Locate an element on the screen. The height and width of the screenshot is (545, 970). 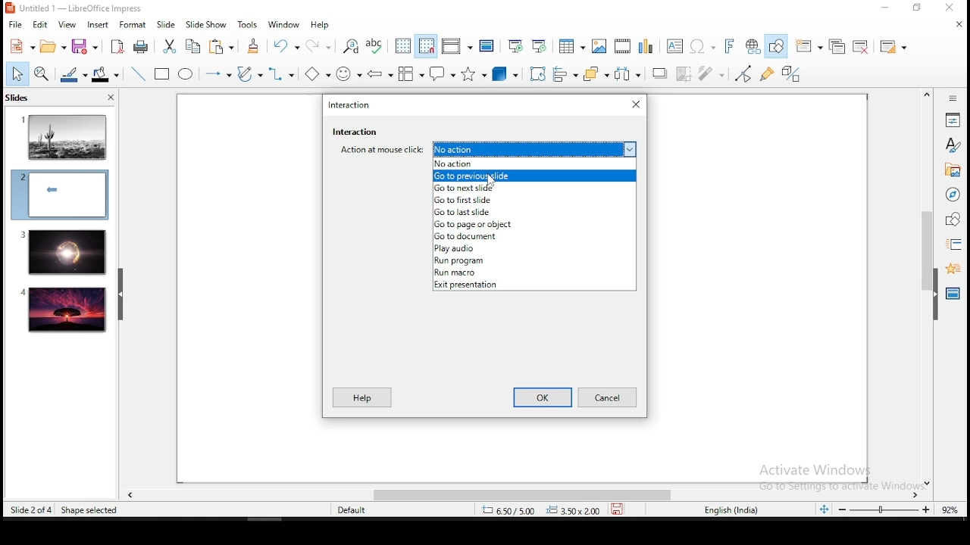
display views is located at coordinates (456, 46).